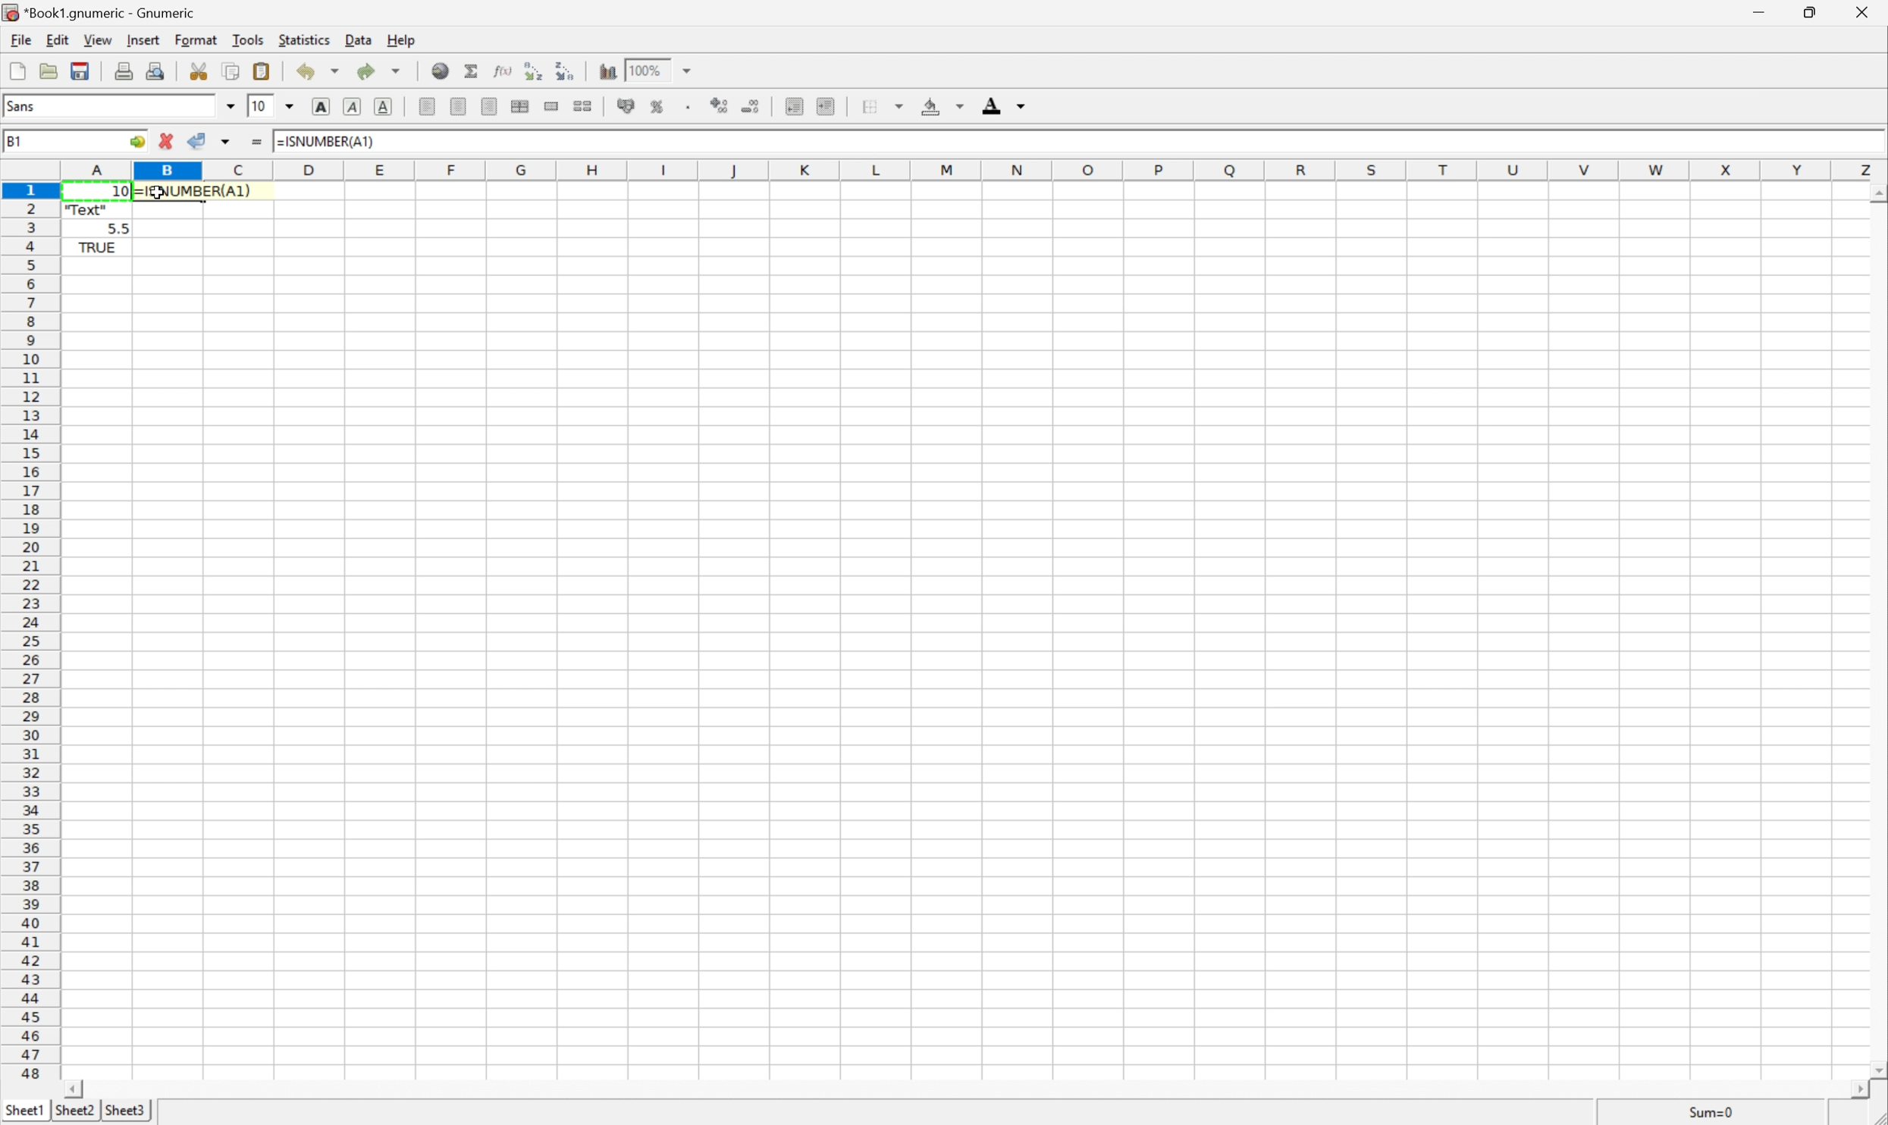 This screenshot has width=1888, height=1125. Describe the element at coordinates (97, 191) in the screenshot. I see `10` at that location.